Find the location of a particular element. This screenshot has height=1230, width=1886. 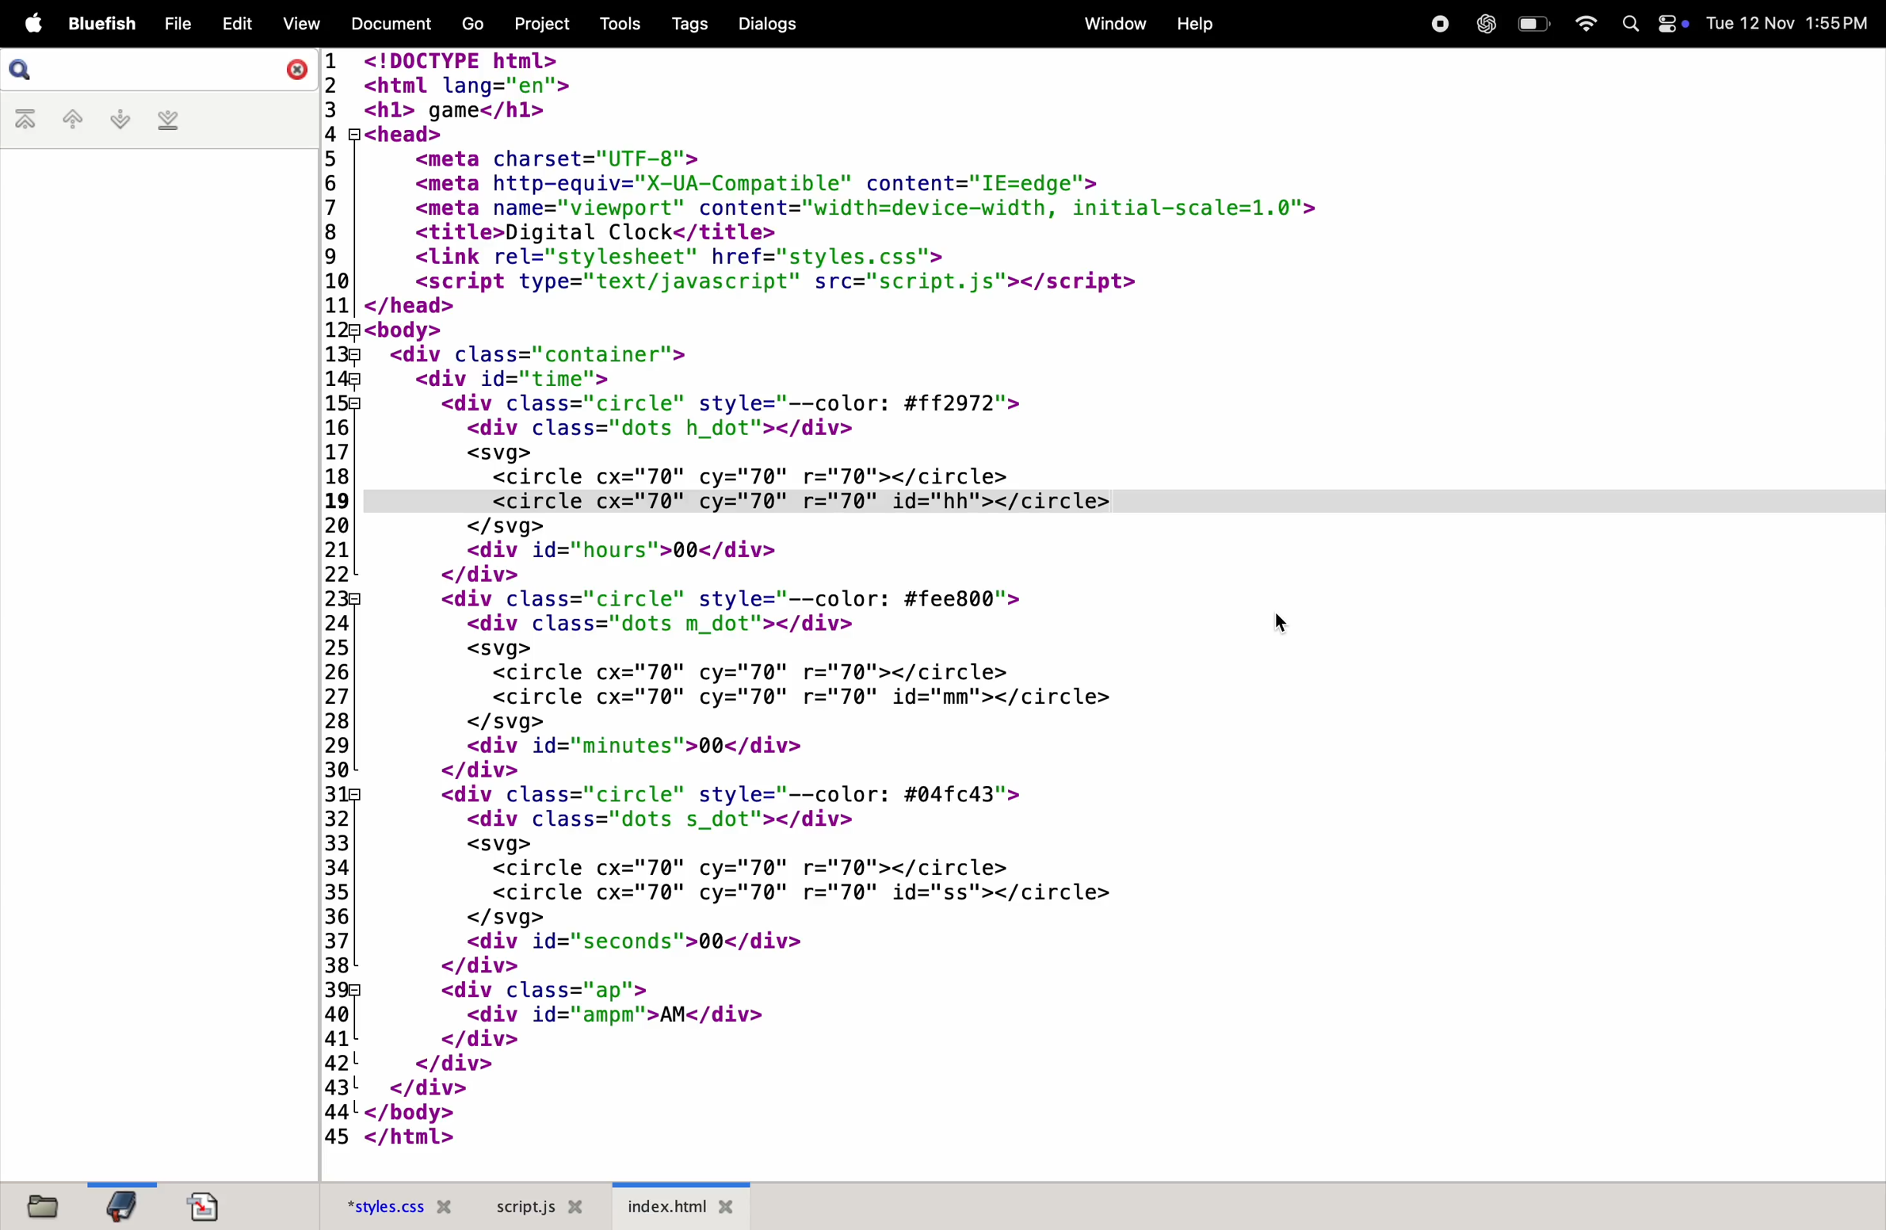

view is located at coordinates (299, 25).